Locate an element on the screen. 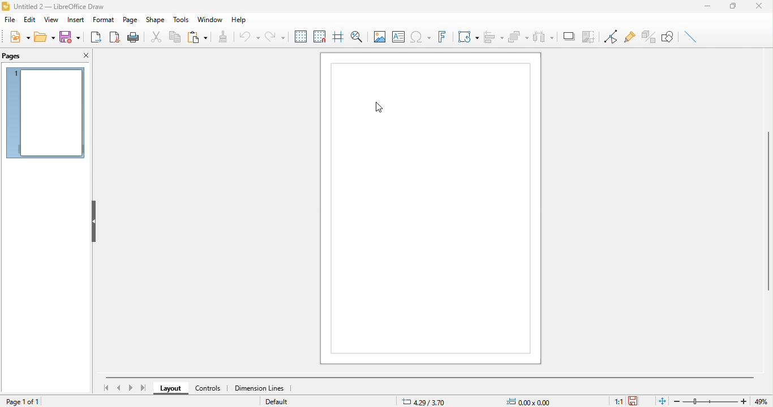  special character is located at coordinates (420, 37).